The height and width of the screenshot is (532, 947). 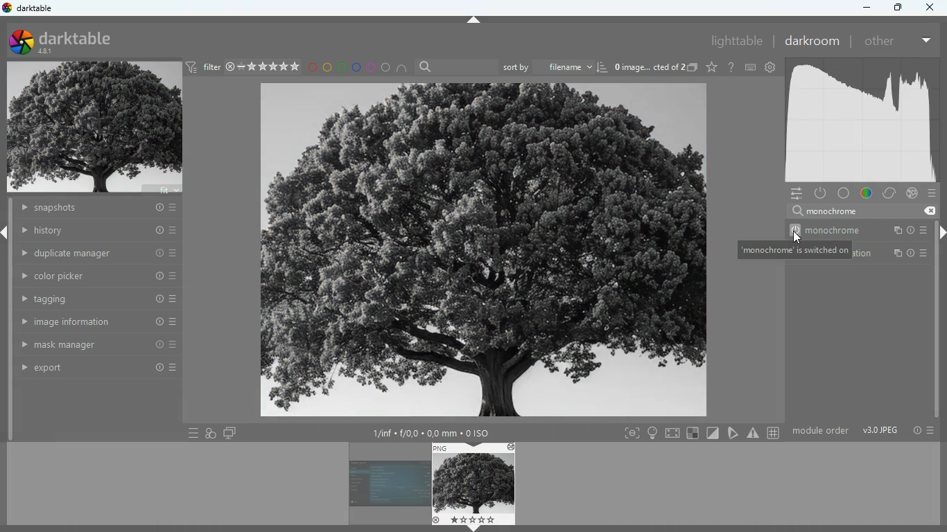 I want to click on color, so click(x=863, y=193).